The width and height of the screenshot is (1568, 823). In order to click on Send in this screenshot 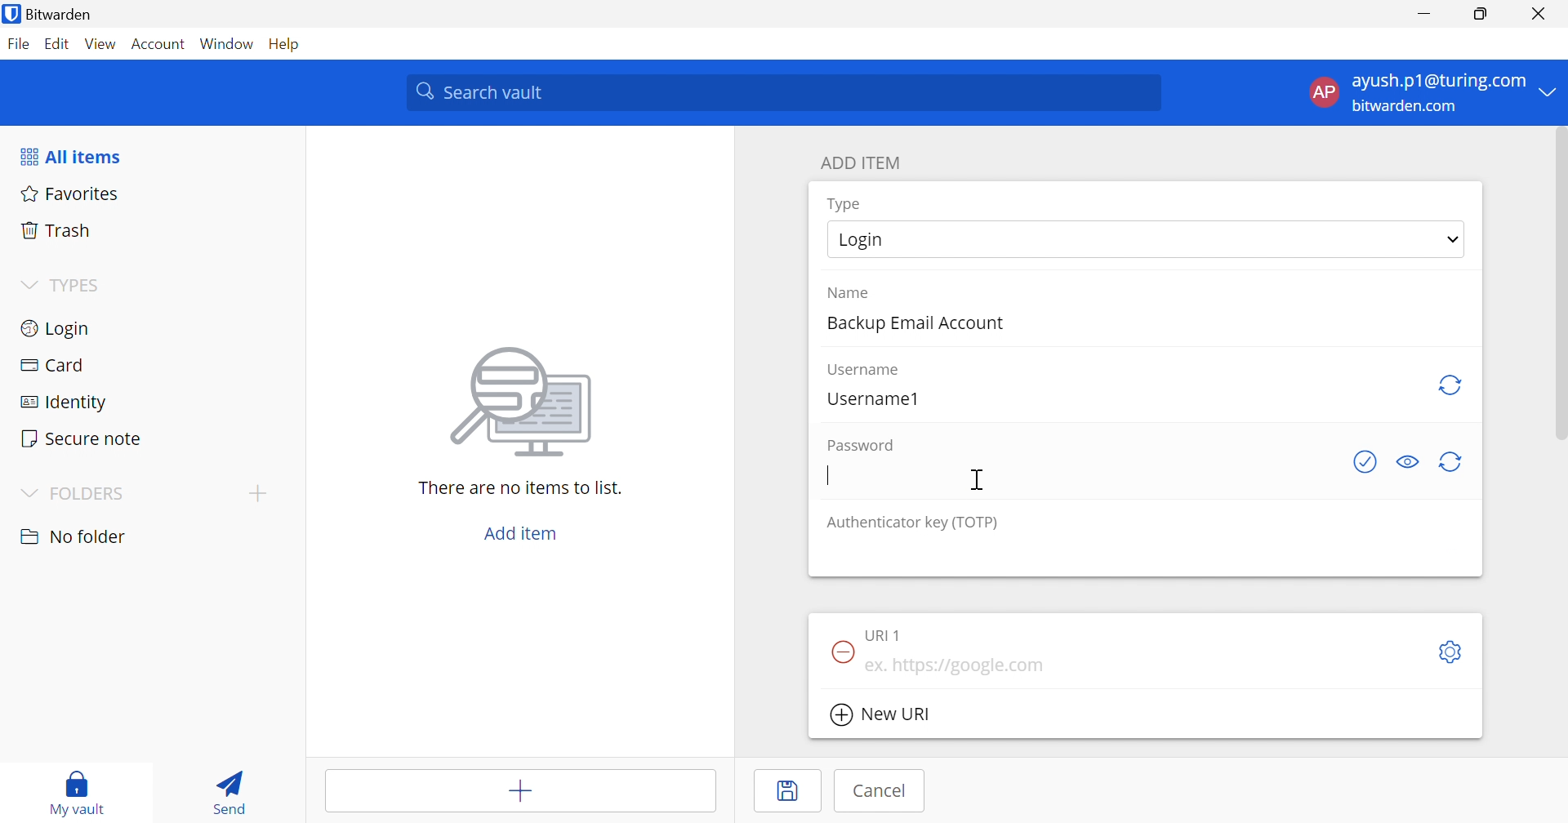, I will do `click(234, 791)`.